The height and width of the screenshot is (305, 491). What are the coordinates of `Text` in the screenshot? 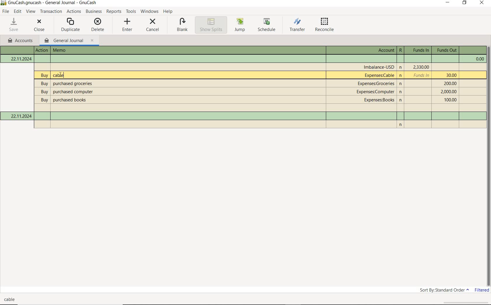 It's located at (446, 50).